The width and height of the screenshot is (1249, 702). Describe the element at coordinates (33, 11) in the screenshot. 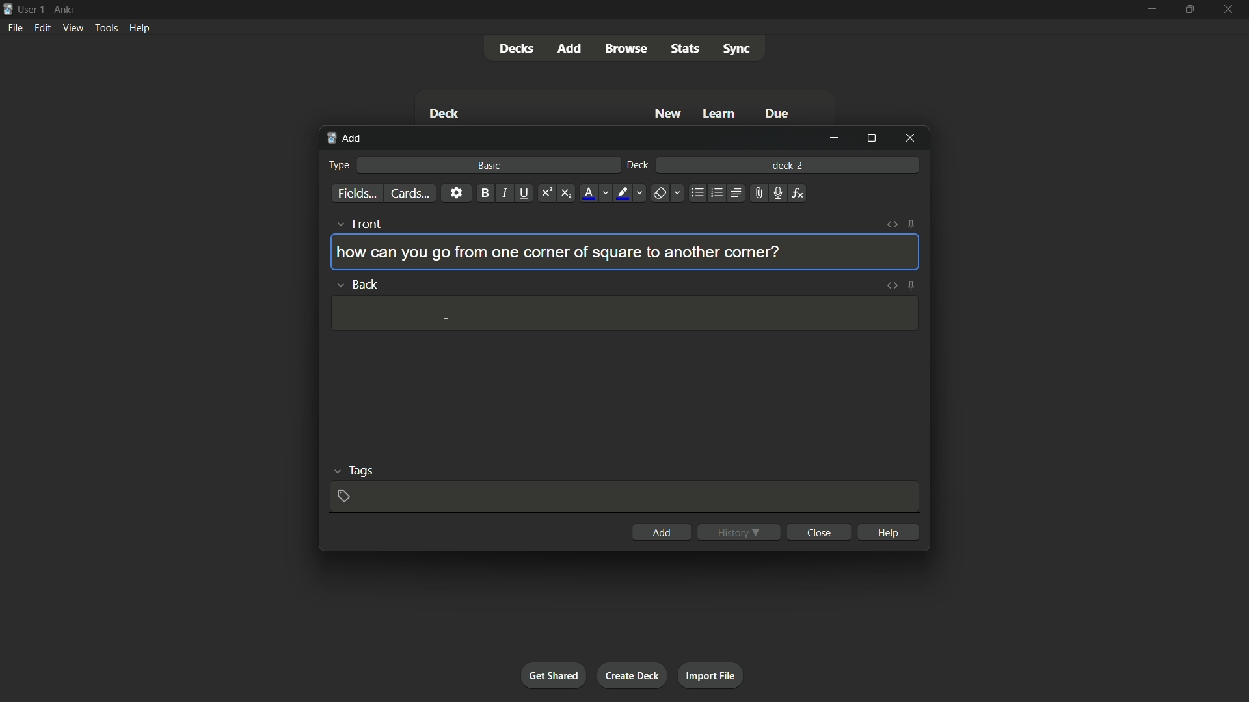

I see `user 1` at that location.